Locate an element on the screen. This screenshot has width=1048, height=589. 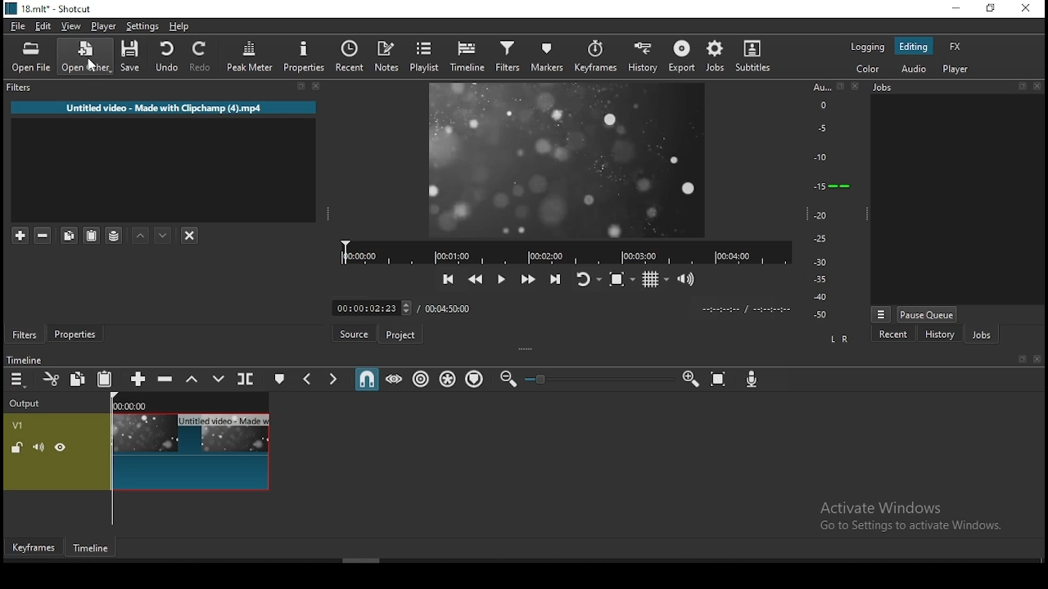
close window is located at coordinates (1027, 11).